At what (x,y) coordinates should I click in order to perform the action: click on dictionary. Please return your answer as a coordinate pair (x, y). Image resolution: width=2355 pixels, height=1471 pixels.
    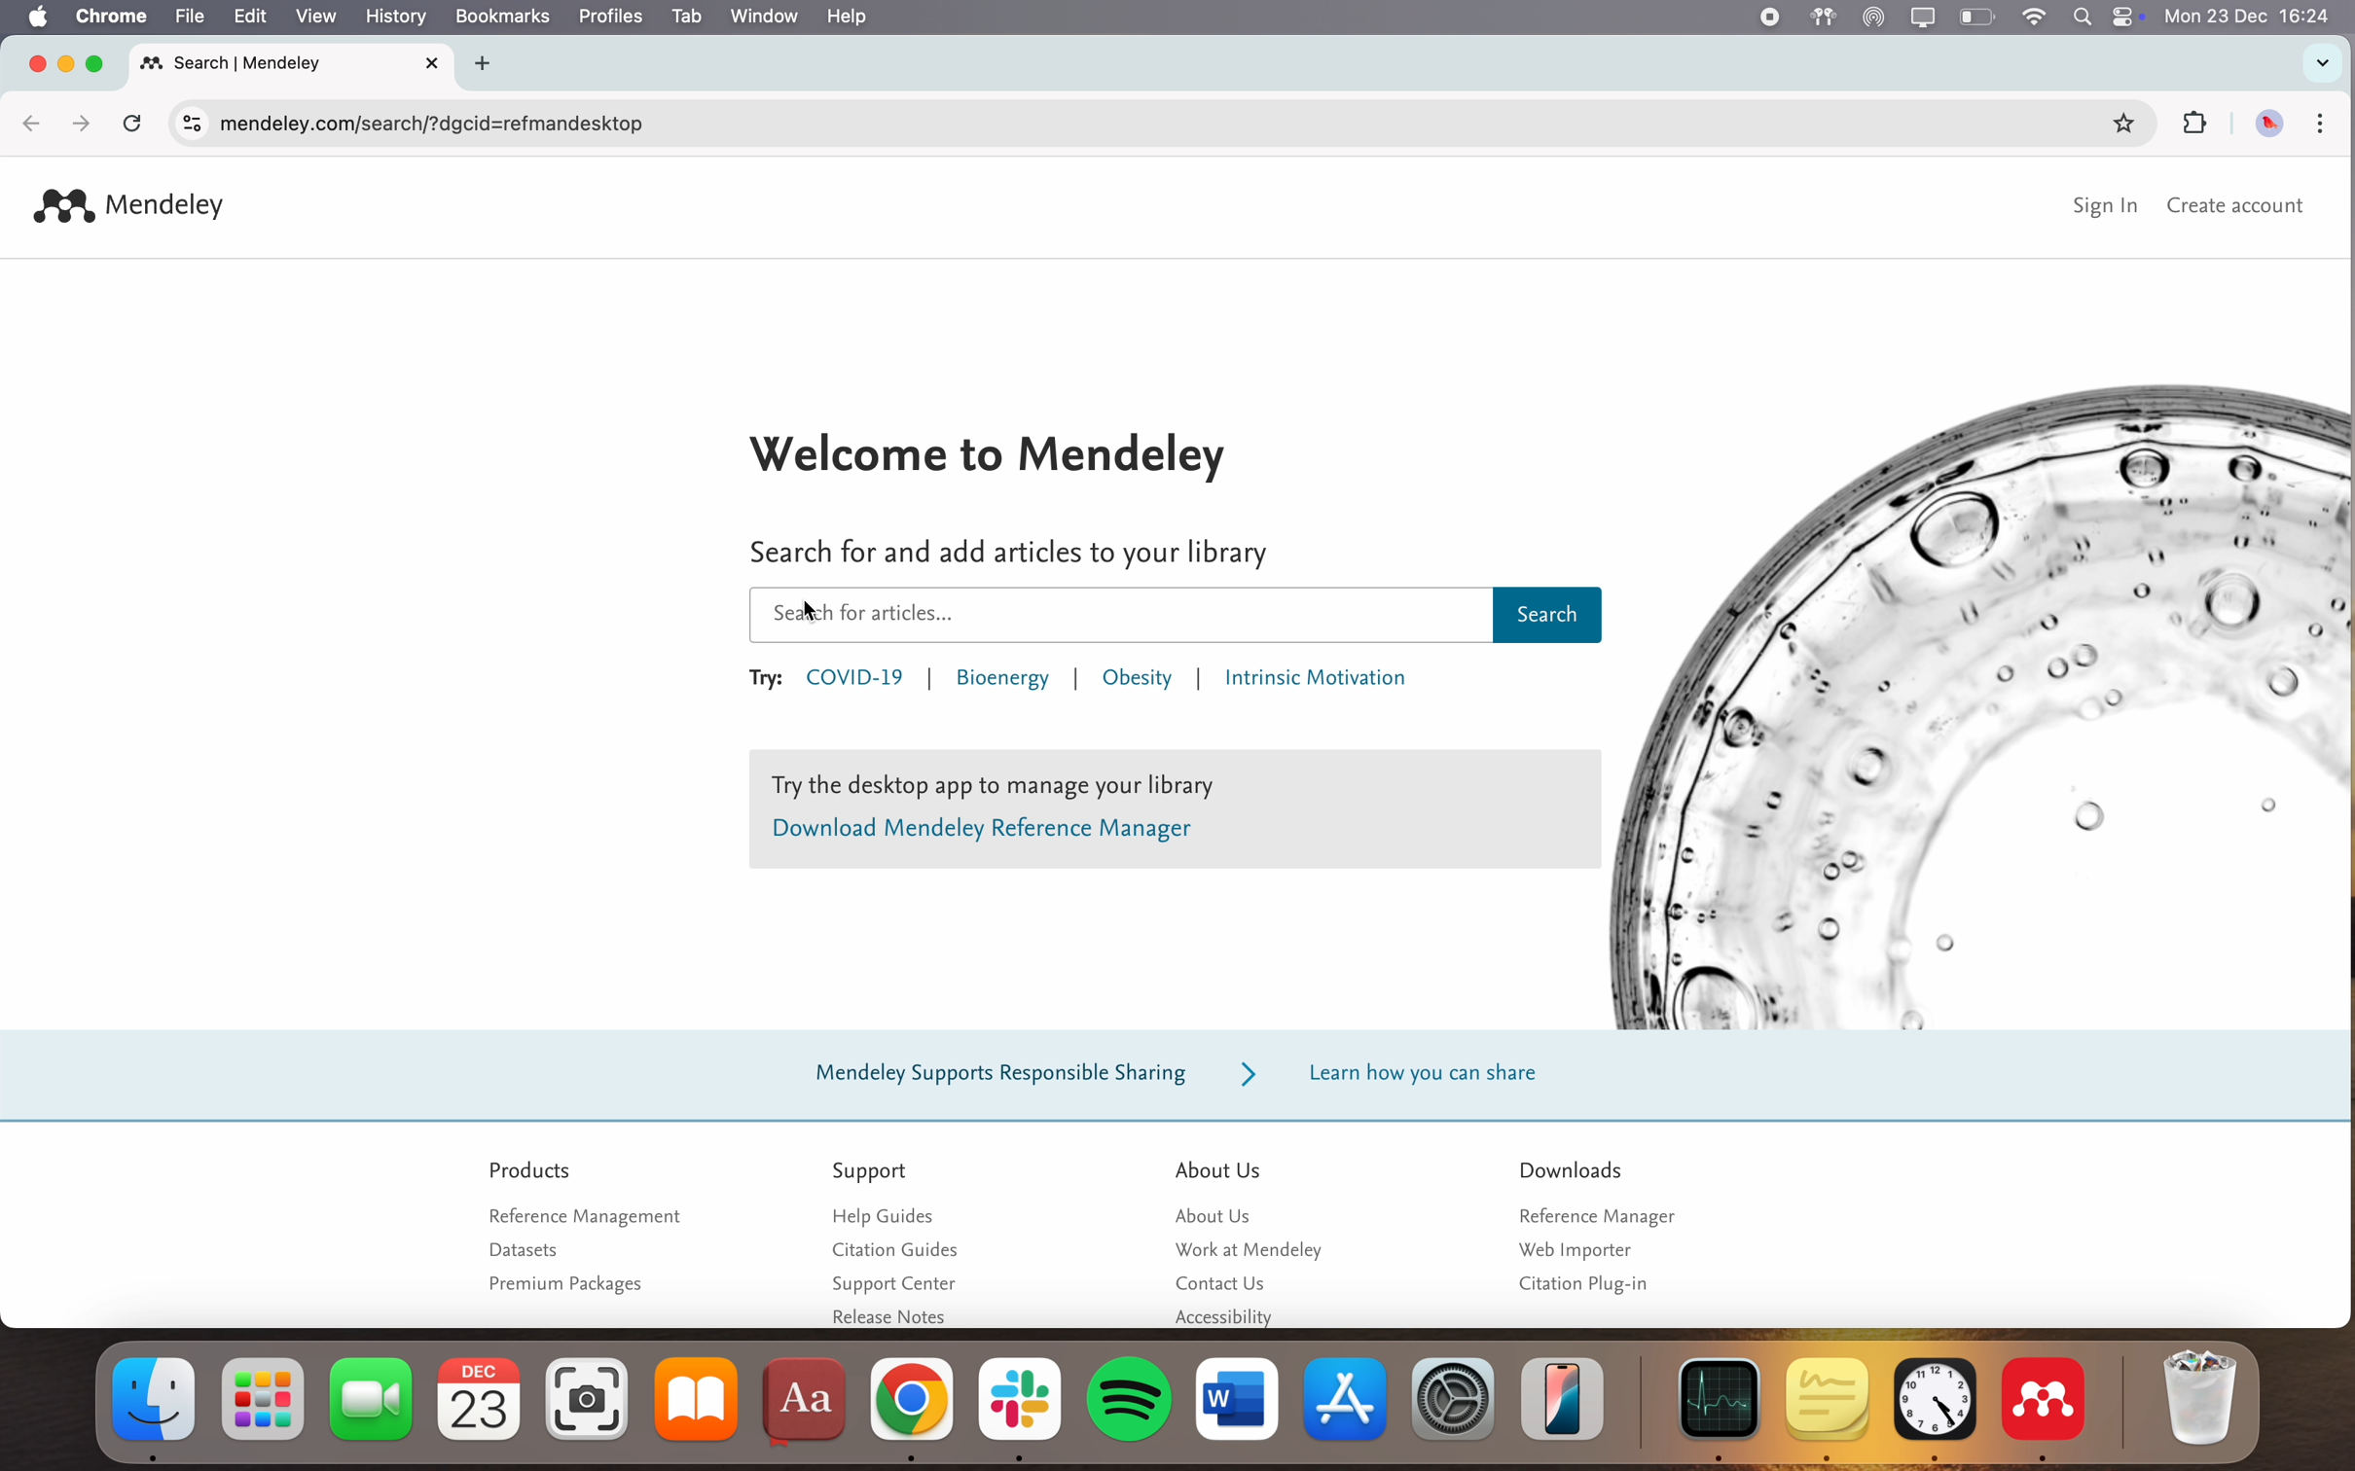
    Looking at the image, I should click on (809, 1401).